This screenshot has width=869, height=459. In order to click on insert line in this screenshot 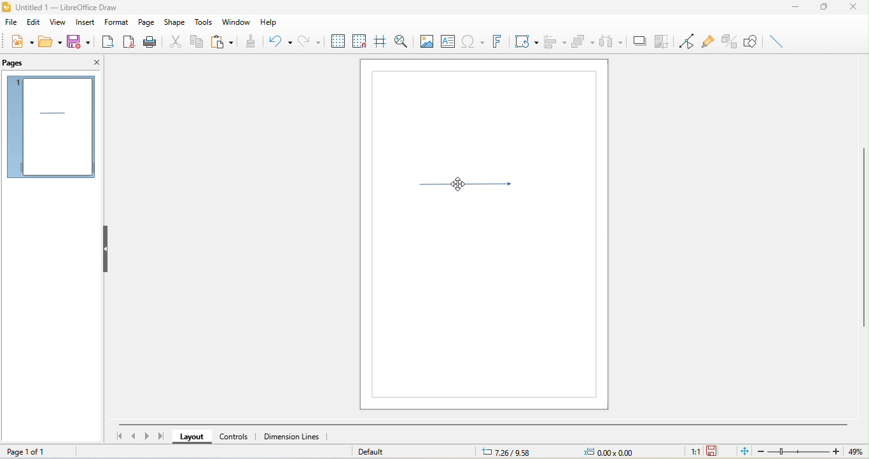, I will do `click(777, 41)`.